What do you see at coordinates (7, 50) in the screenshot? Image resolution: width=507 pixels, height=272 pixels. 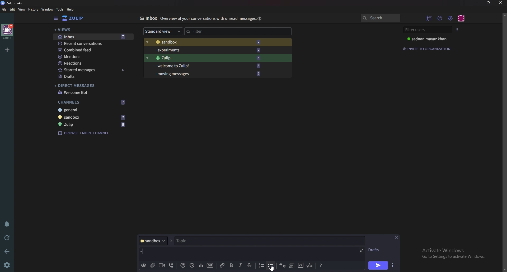 I see `Add organization` at bounding box center [7, 50].